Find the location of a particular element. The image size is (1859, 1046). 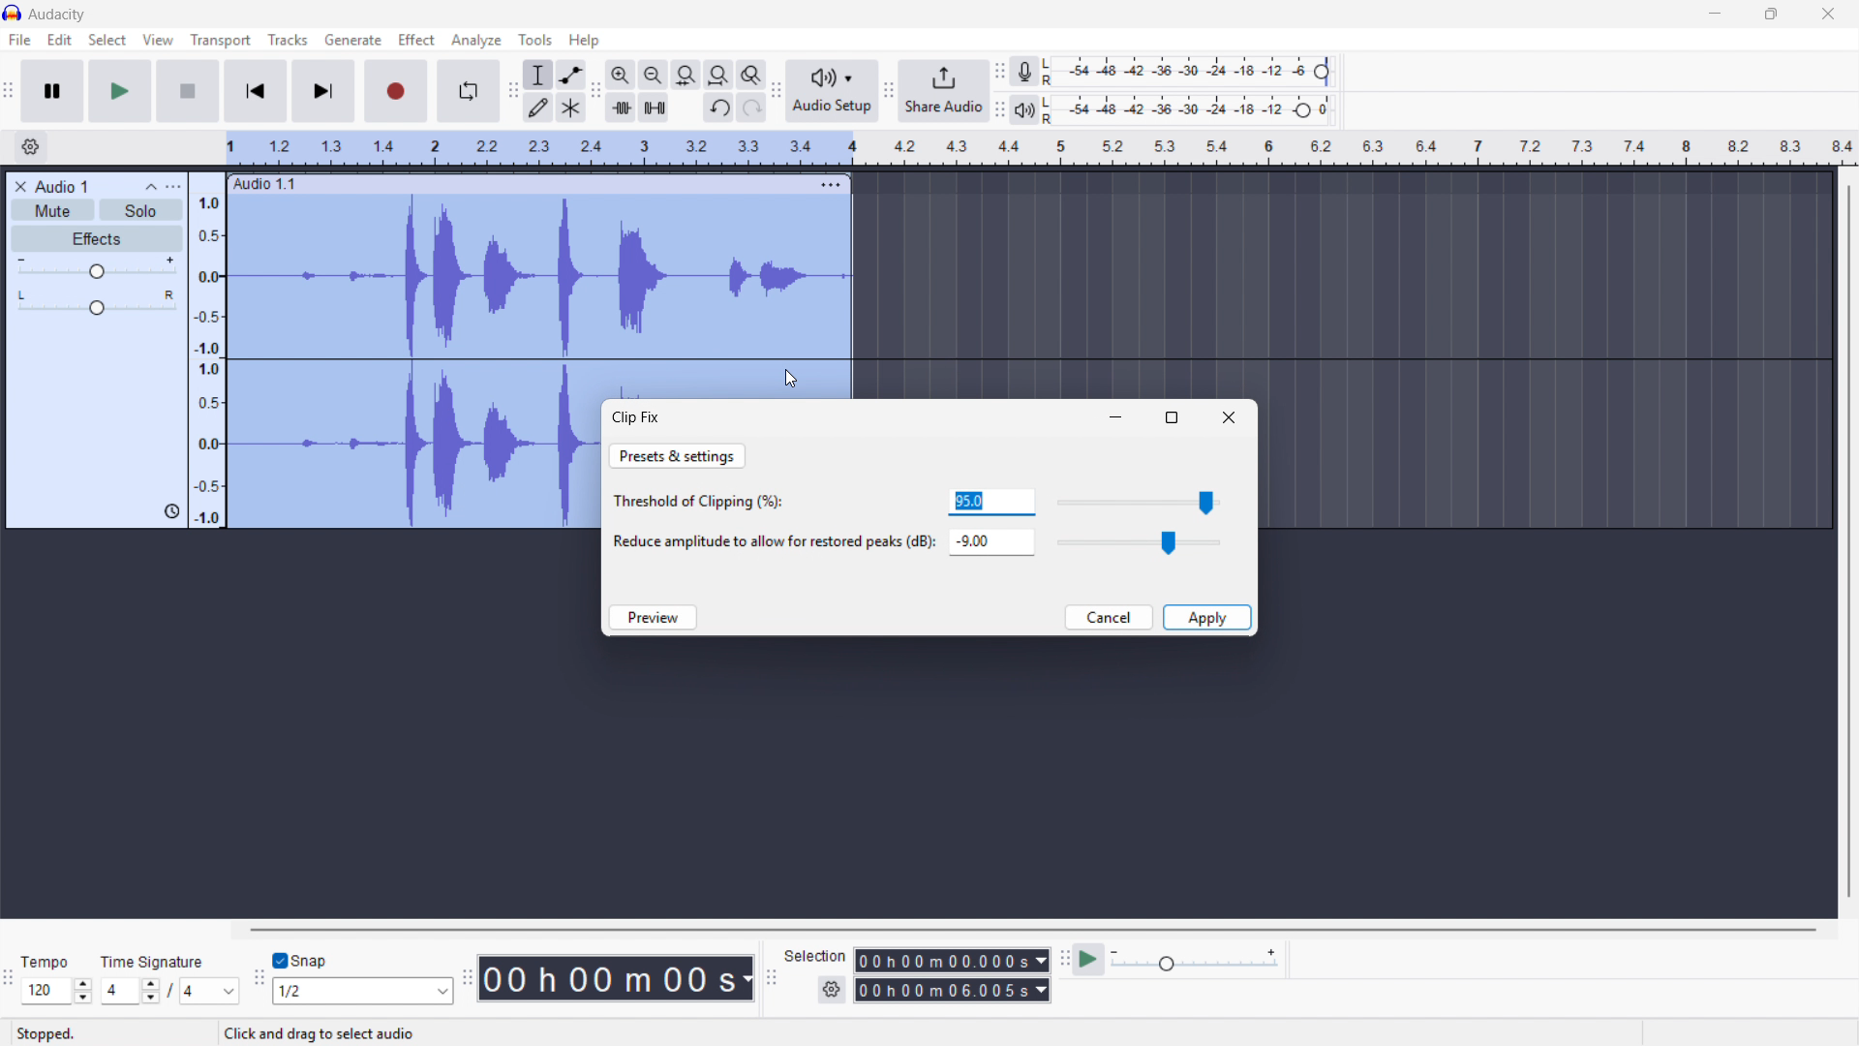

Skip to start  is located at coordinates (255, 91).